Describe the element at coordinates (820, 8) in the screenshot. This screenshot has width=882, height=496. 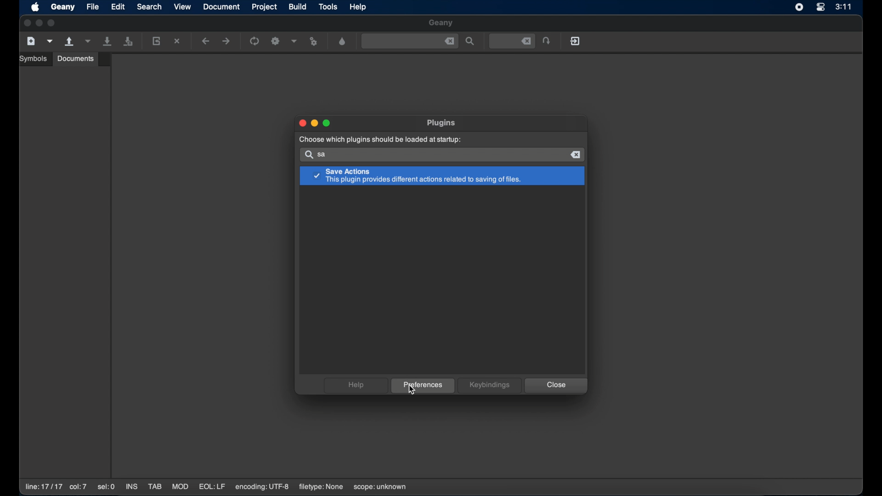
I see `control center` at that location.